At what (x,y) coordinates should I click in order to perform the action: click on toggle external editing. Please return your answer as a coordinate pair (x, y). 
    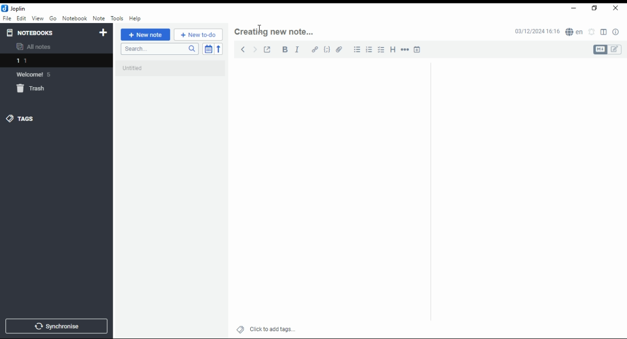
    Looking at the image, I should click on (267, 49).